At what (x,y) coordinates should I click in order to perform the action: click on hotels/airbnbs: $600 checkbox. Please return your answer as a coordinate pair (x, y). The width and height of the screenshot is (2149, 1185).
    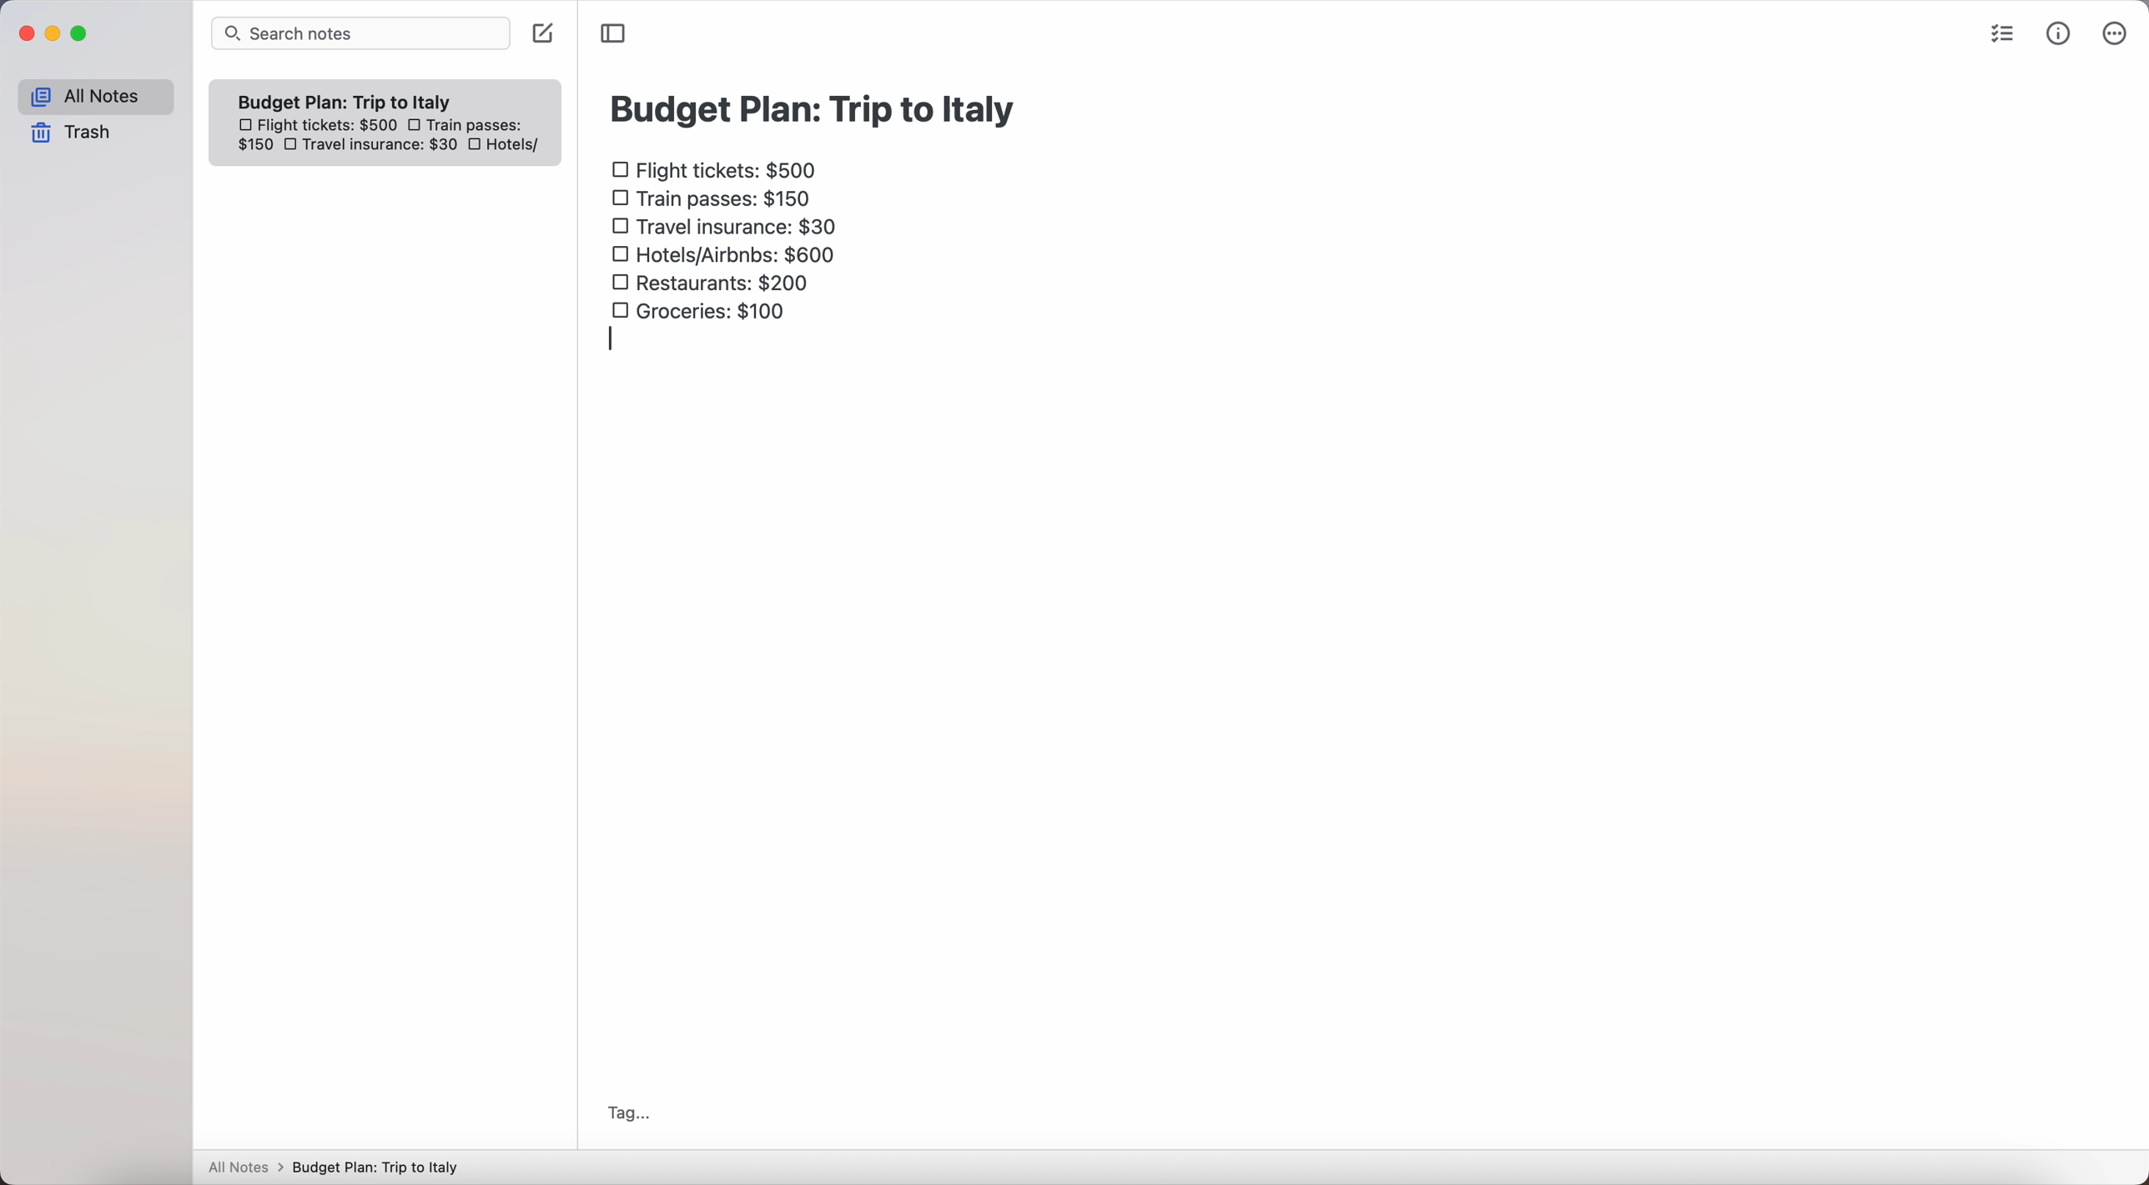
    Looking at the image, I should click on (731, 251).